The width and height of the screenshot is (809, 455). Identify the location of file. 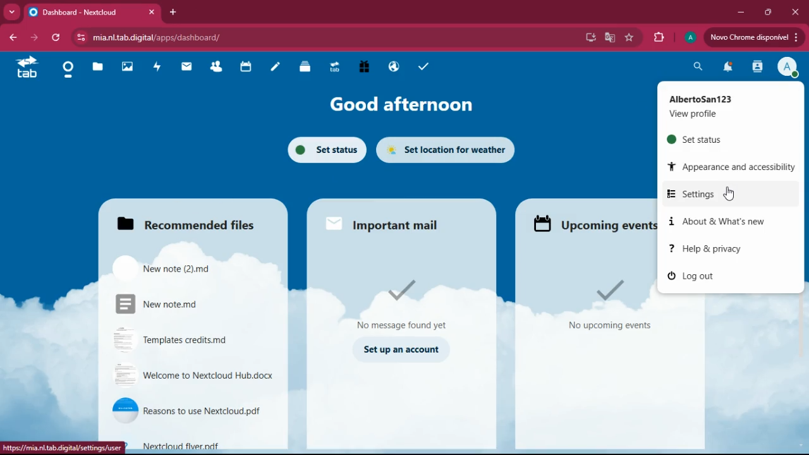
(197, 444).